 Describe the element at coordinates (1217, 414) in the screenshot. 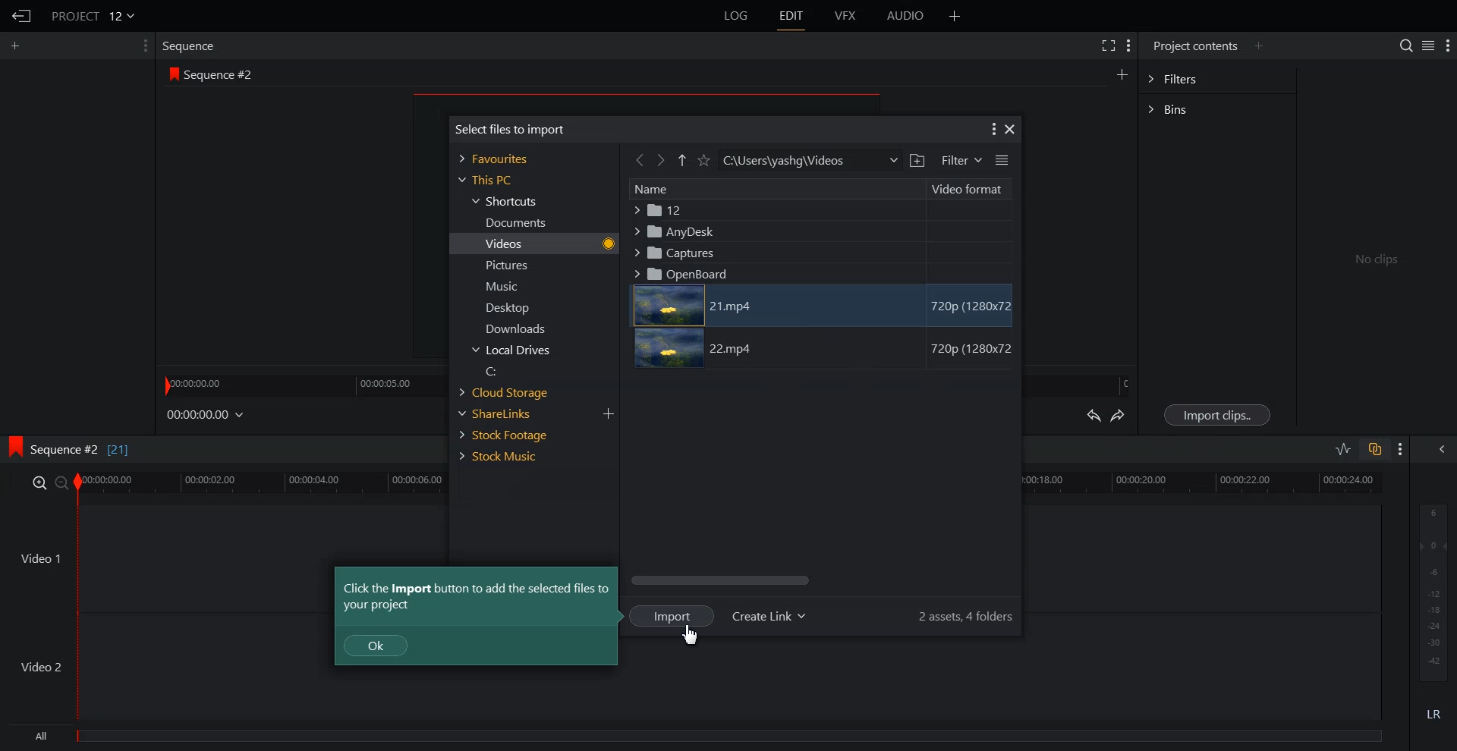

I see `Import Clips` at that location.